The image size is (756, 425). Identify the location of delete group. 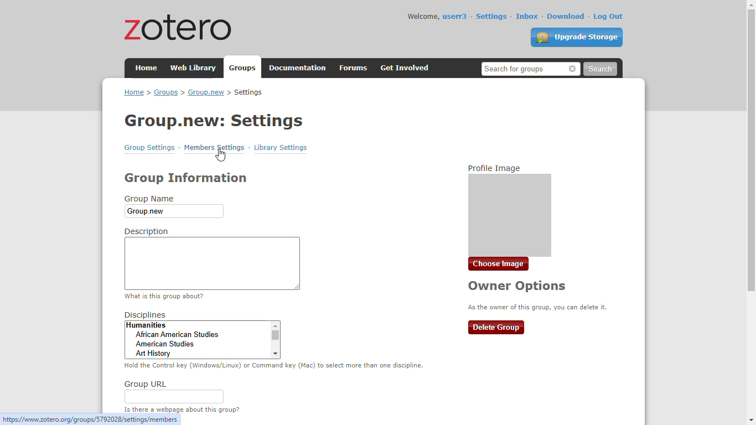
(496, 328).